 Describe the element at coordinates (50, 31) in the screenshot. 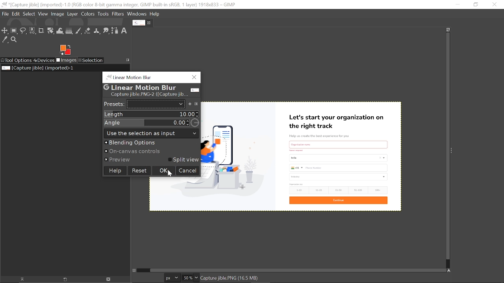

I see `Unified transform tool` at that location.